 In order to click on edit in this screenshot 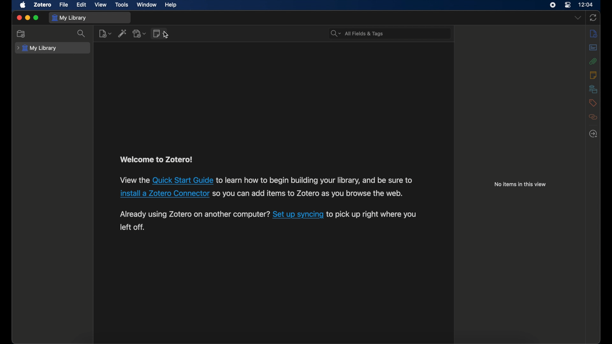, I will do `click(82, 5)`.